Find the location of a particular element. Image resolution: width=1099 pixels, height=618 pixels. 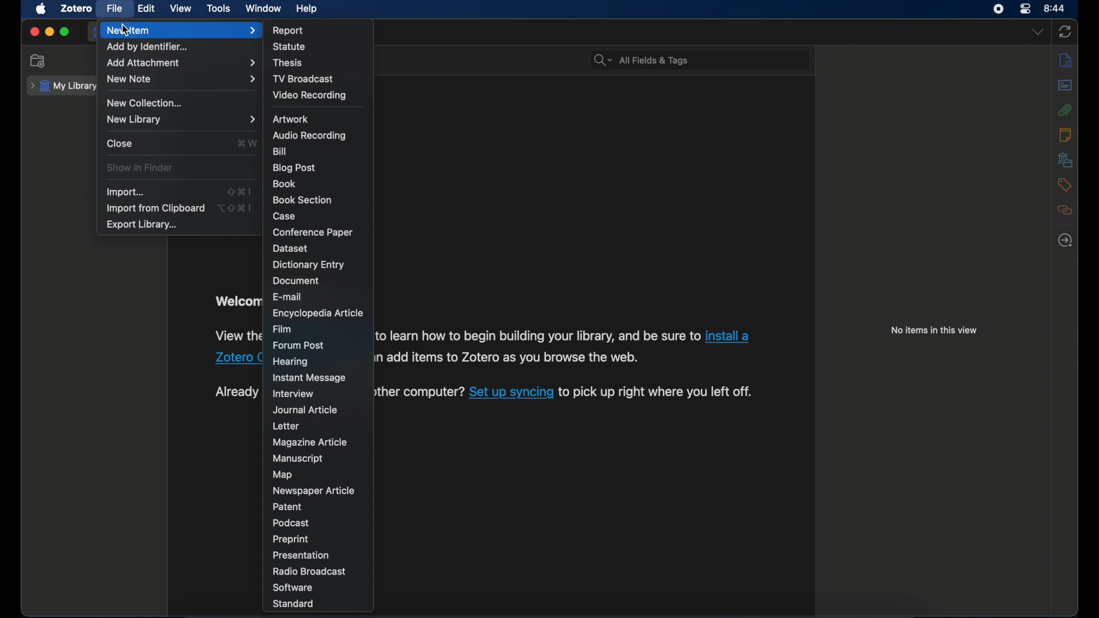

new collection is located at coordinates (39, 61).